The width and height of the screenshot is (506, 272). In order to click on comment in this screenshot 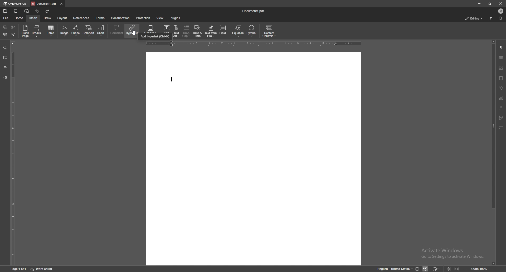, I will do `click(117, 30)`.